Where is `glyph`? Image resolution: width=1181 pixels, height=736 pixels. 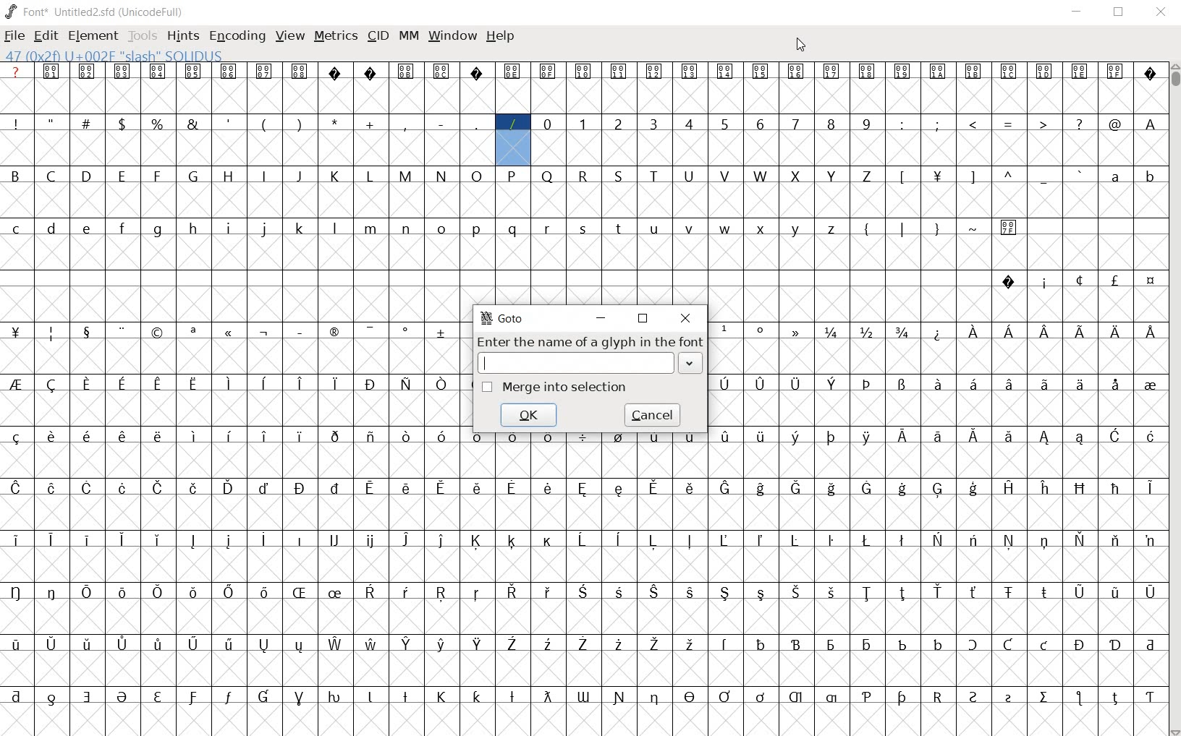
glyph is located at coordinates (51, 436).